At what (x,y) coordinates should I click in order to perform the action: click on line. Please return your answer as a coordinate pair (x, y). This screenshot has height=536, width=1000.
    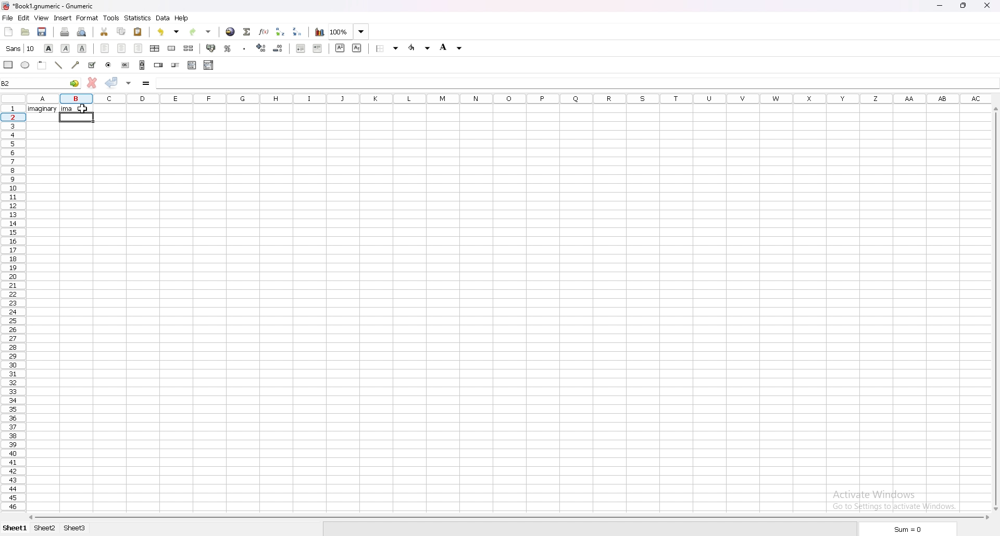
    Looking at the image, I should click on (67, 67).